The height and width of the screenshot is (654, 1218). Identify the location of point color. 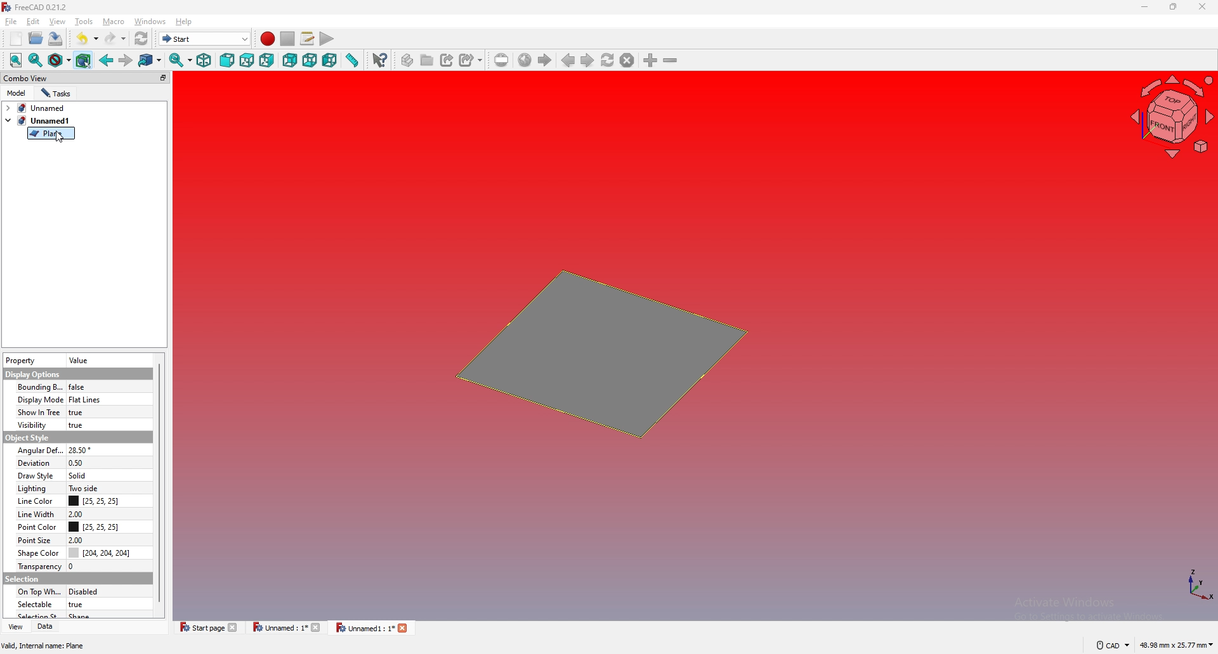
(36, 527).